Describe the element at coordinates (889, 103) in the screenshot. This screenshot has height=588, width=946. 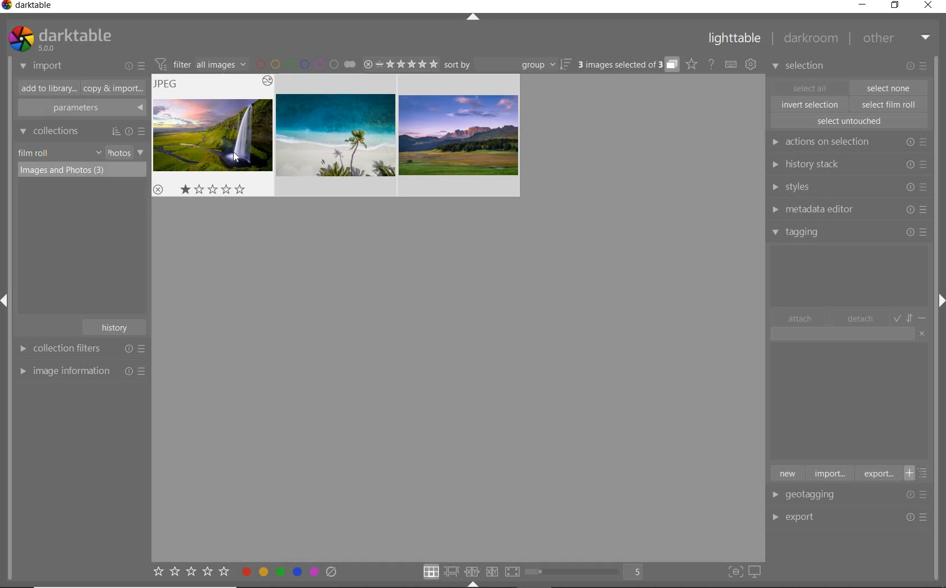
I see `select film roll` at that location.